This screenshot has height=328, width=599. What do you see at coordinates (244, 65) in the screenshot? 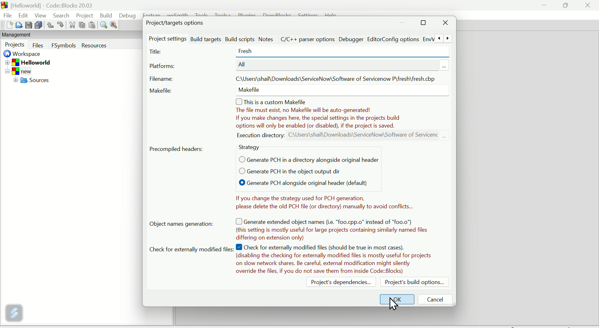
I see `All` at bounding box center [244, 65].